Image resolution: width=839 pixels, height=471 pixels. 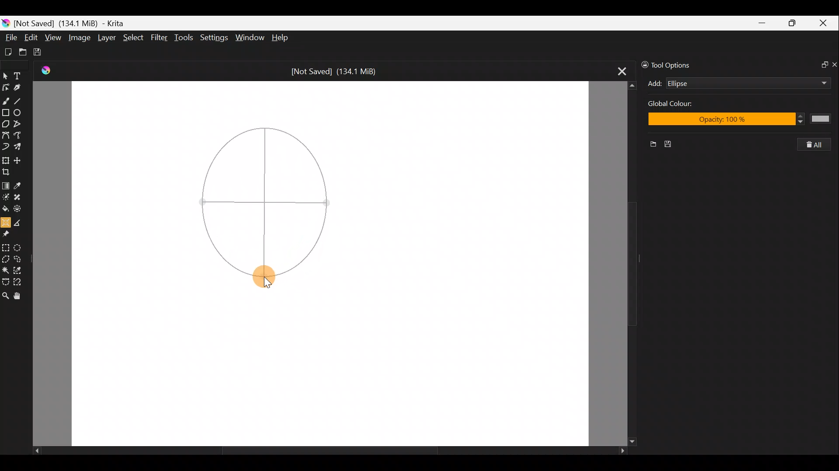 I want to click on Delete all, so click(x=819, y=145).